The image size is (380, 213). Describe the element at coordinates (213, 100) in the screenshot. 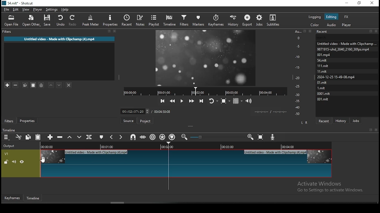

I see `toggle player looping` at that location.